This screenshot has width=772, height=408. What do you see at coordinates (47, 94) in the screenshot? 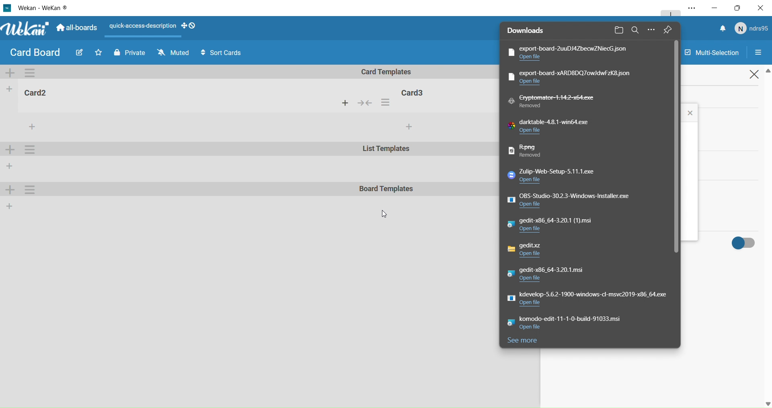
I see `` at bounding box center [47, 94].